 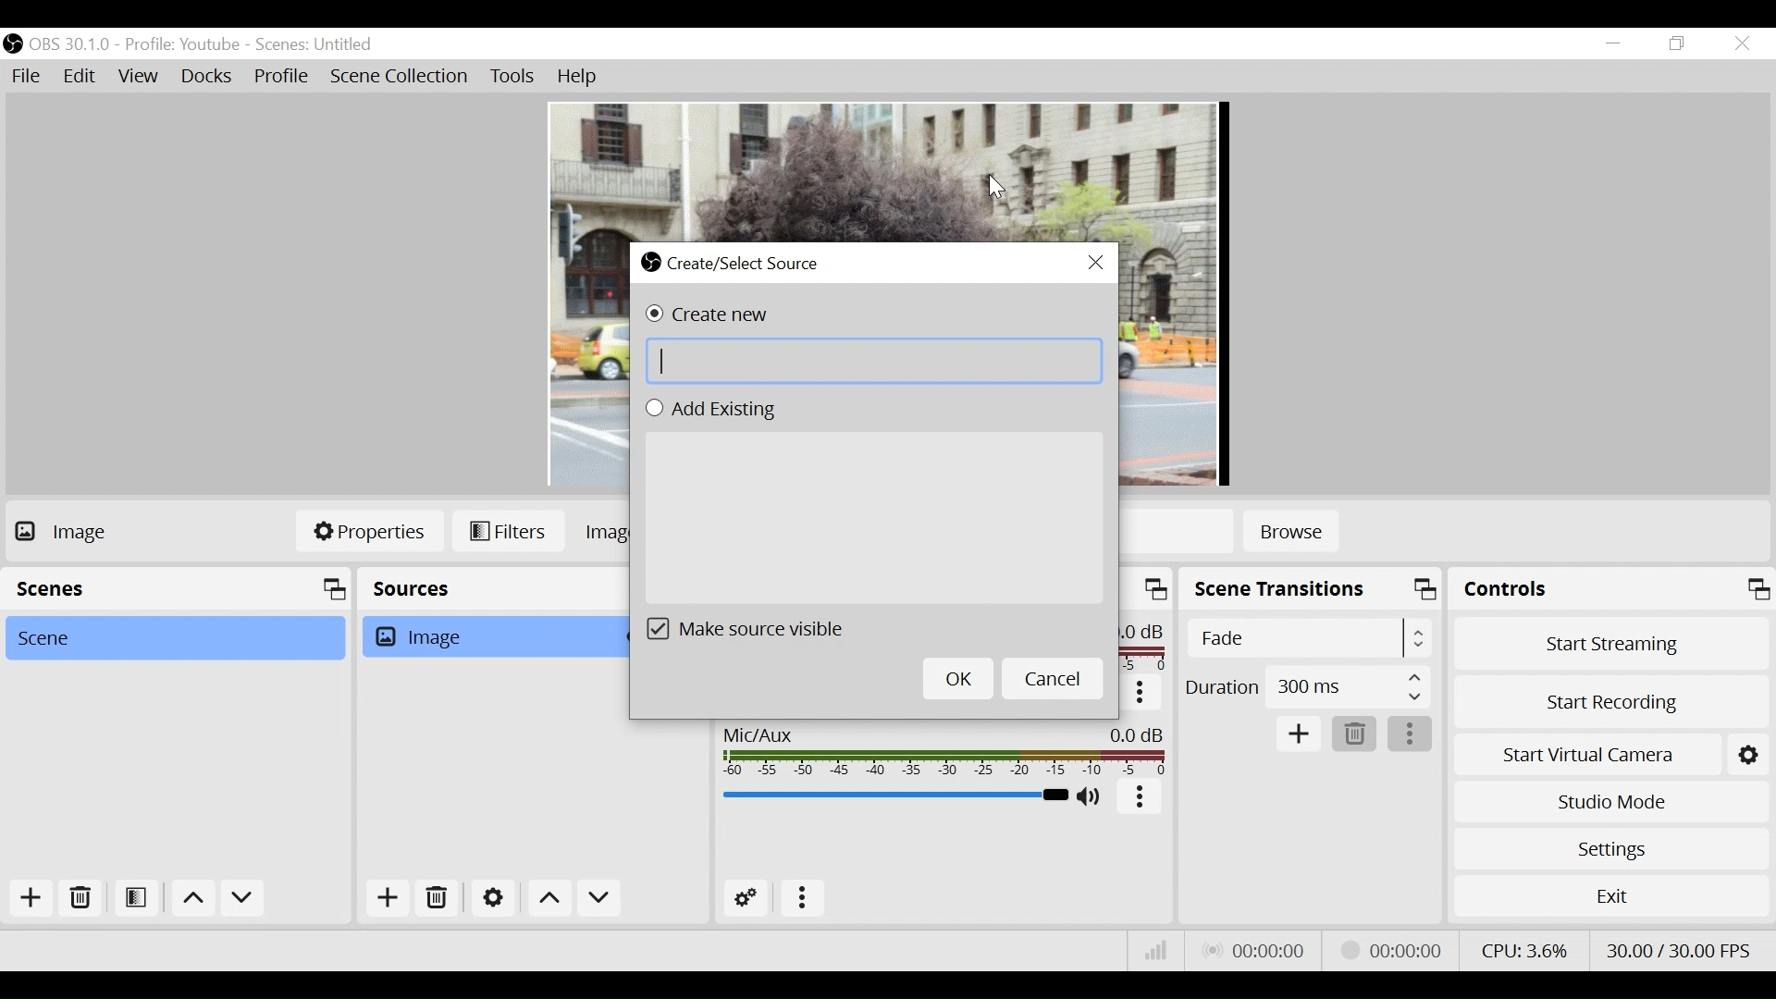 What do you see at coordinates (245, 899) in the screenshot?
I see `Move down` at bounding box center [245, 899].